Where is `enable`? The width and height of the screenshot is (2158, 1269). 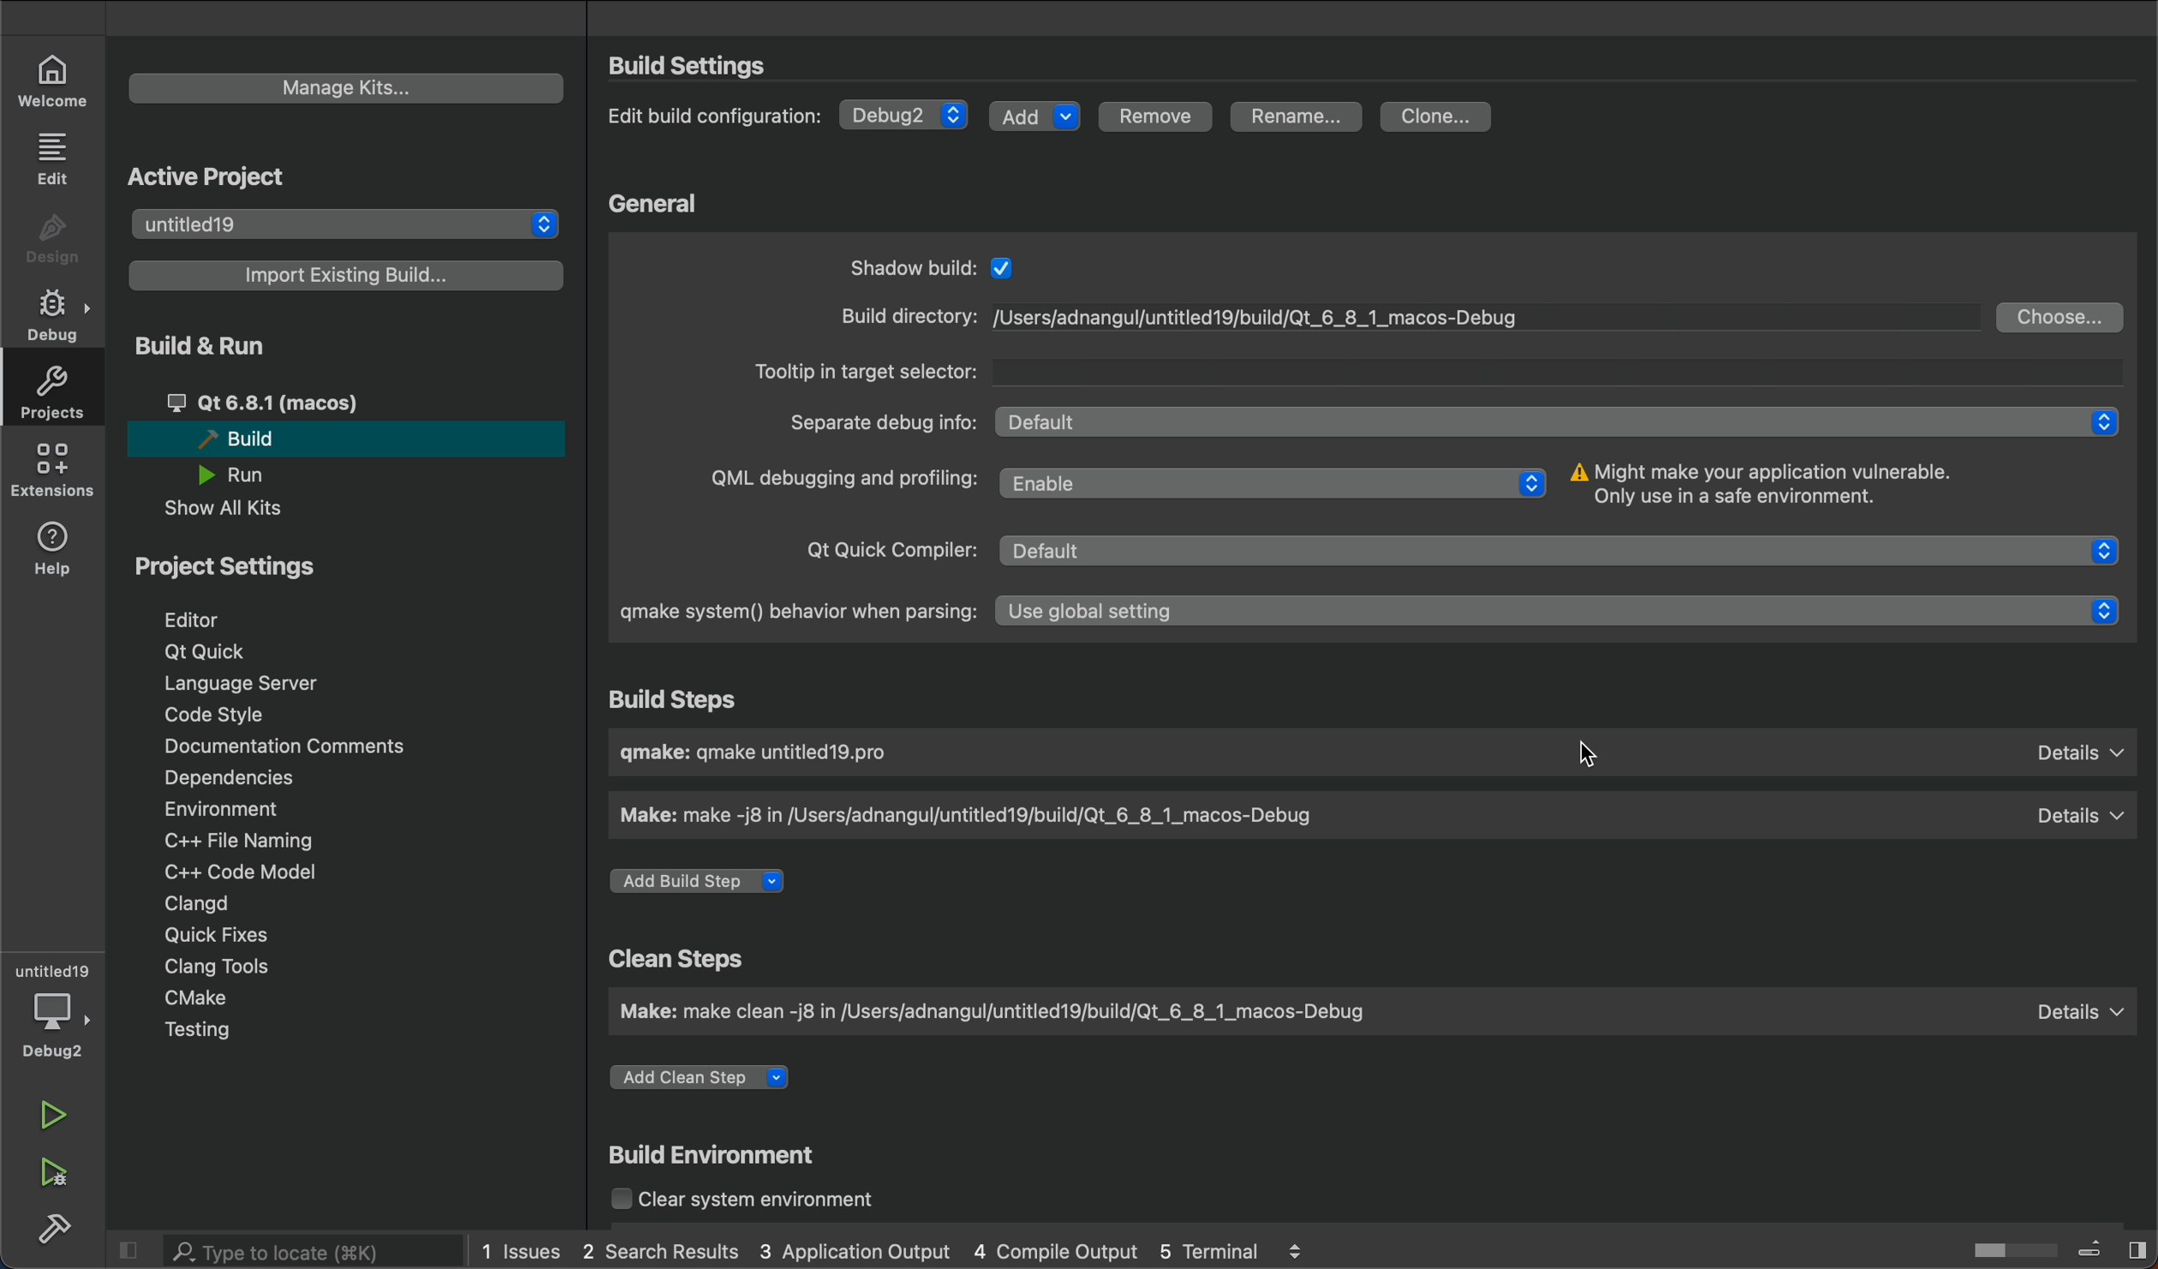 enable is located at coordinates (1278, 484).